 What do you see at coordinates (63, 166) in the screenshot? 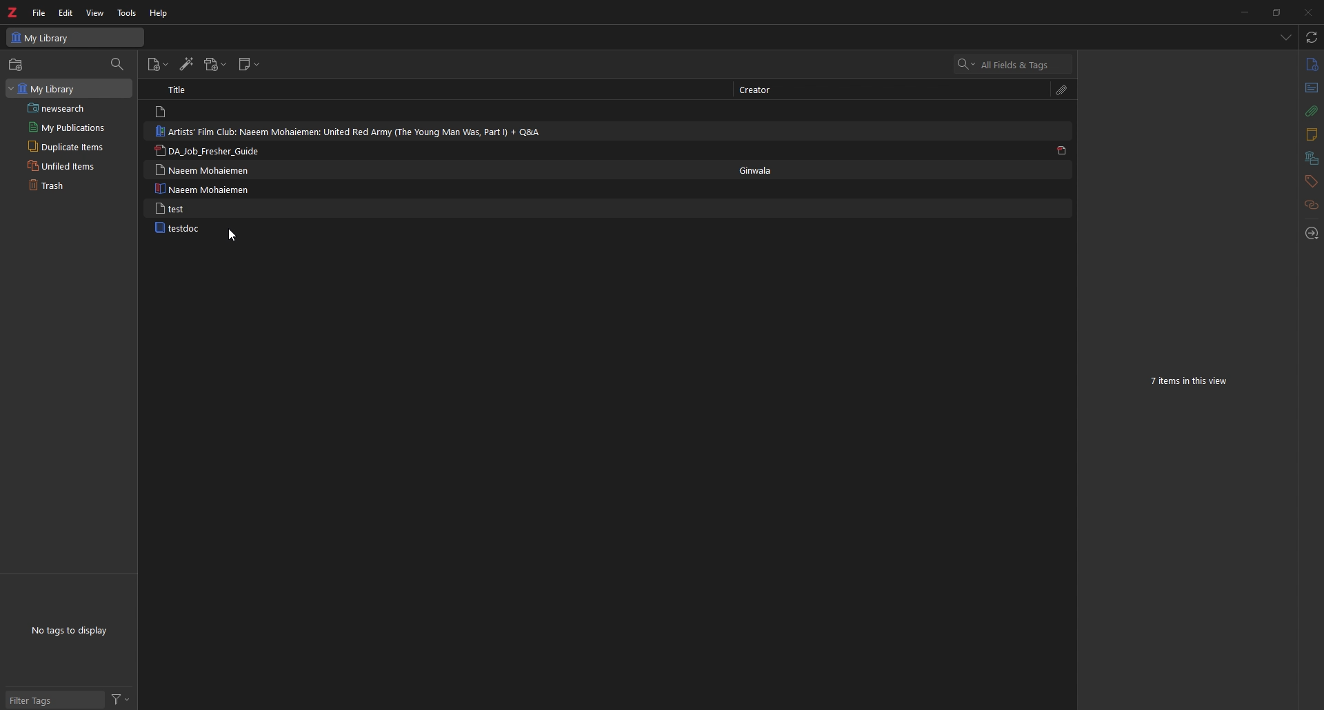
I see `unfiled items` at bounding box center [63, 166].